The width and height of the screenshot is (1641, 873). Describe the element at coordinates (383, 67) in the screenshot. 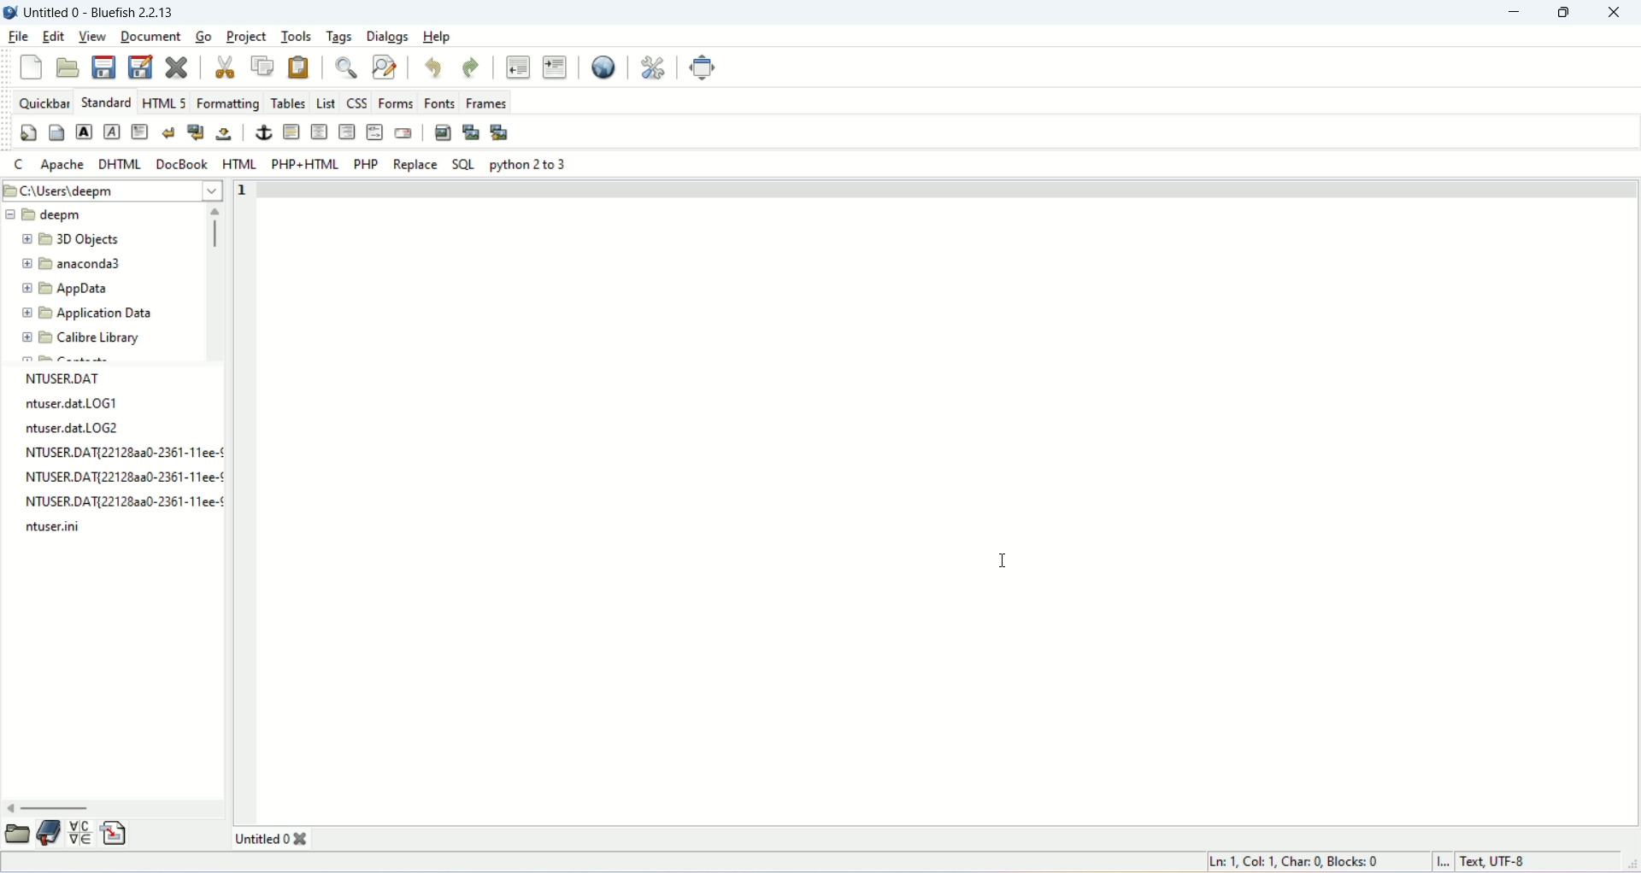

I see `advanced find and replace` at that location.